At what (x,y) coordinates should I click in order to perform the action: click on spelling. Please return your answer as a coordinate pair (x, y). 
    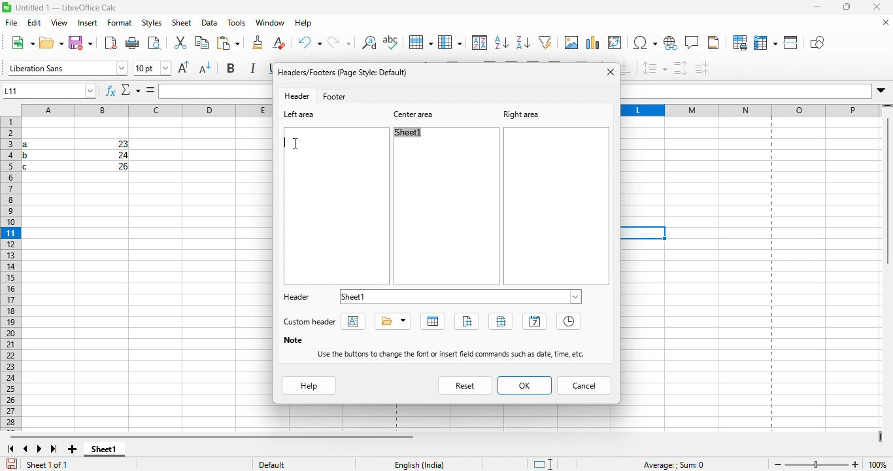
    Looking at the image, I should click on (367, 45).